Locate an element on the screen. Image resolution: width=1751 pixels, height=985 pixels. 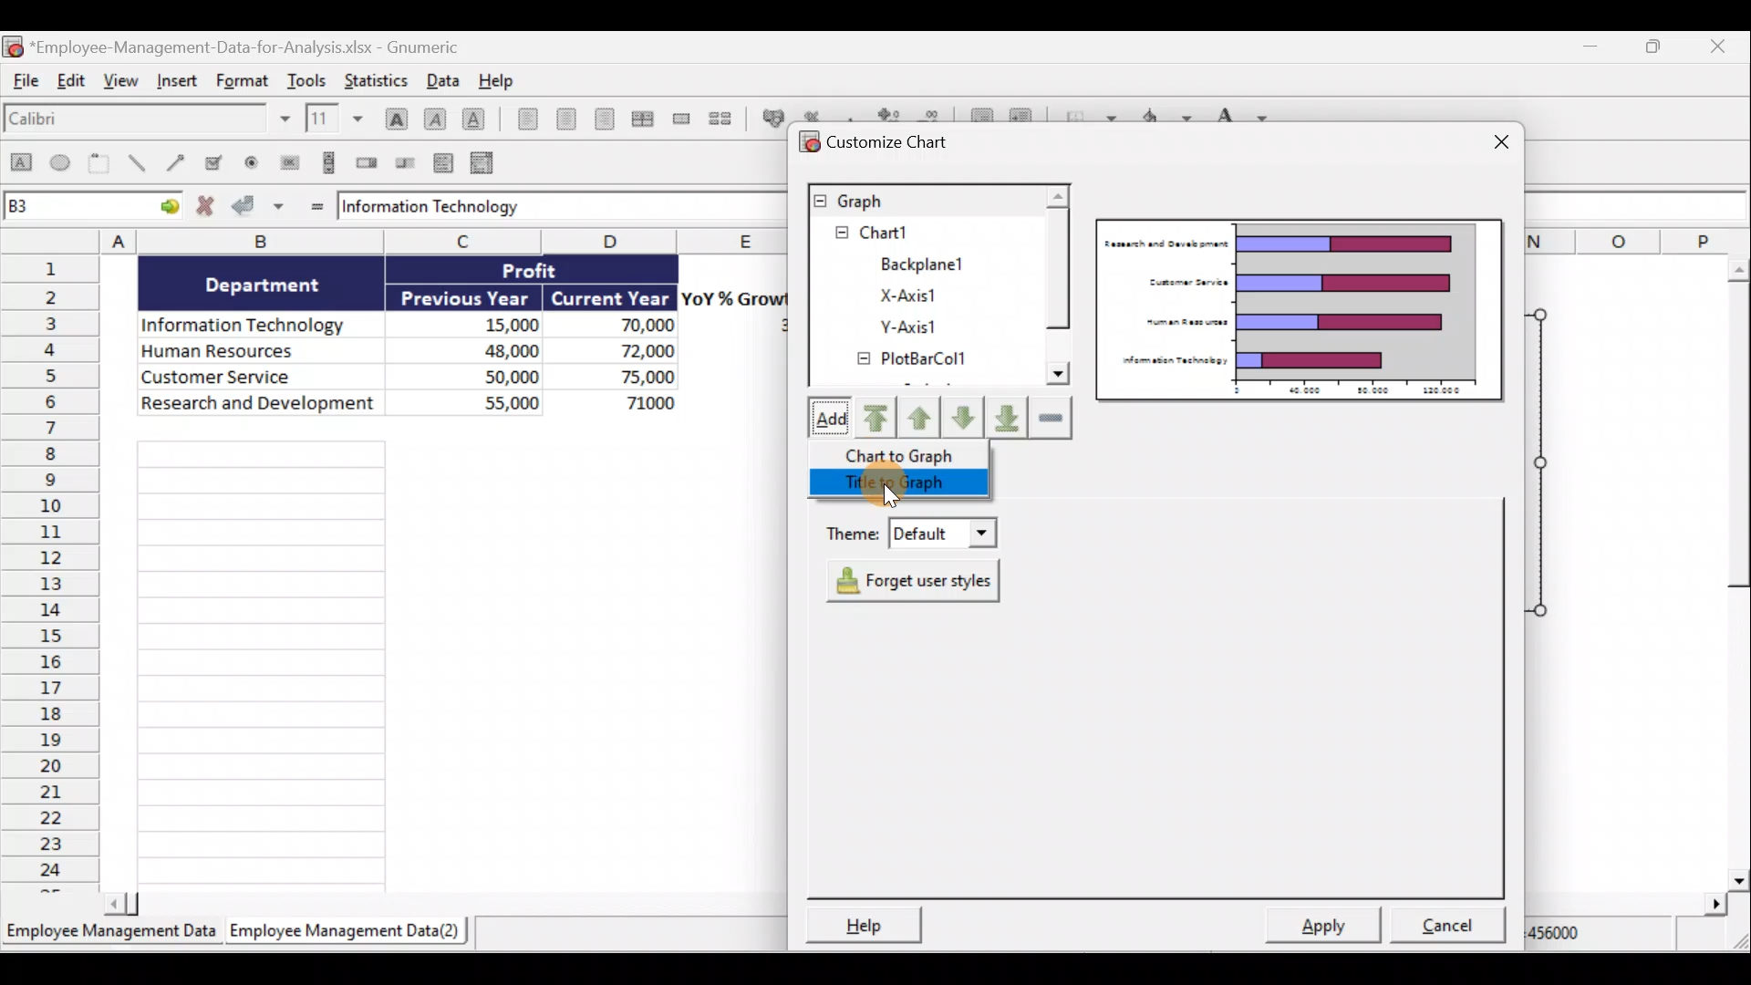
Close is located at coordinates (1722, 47).